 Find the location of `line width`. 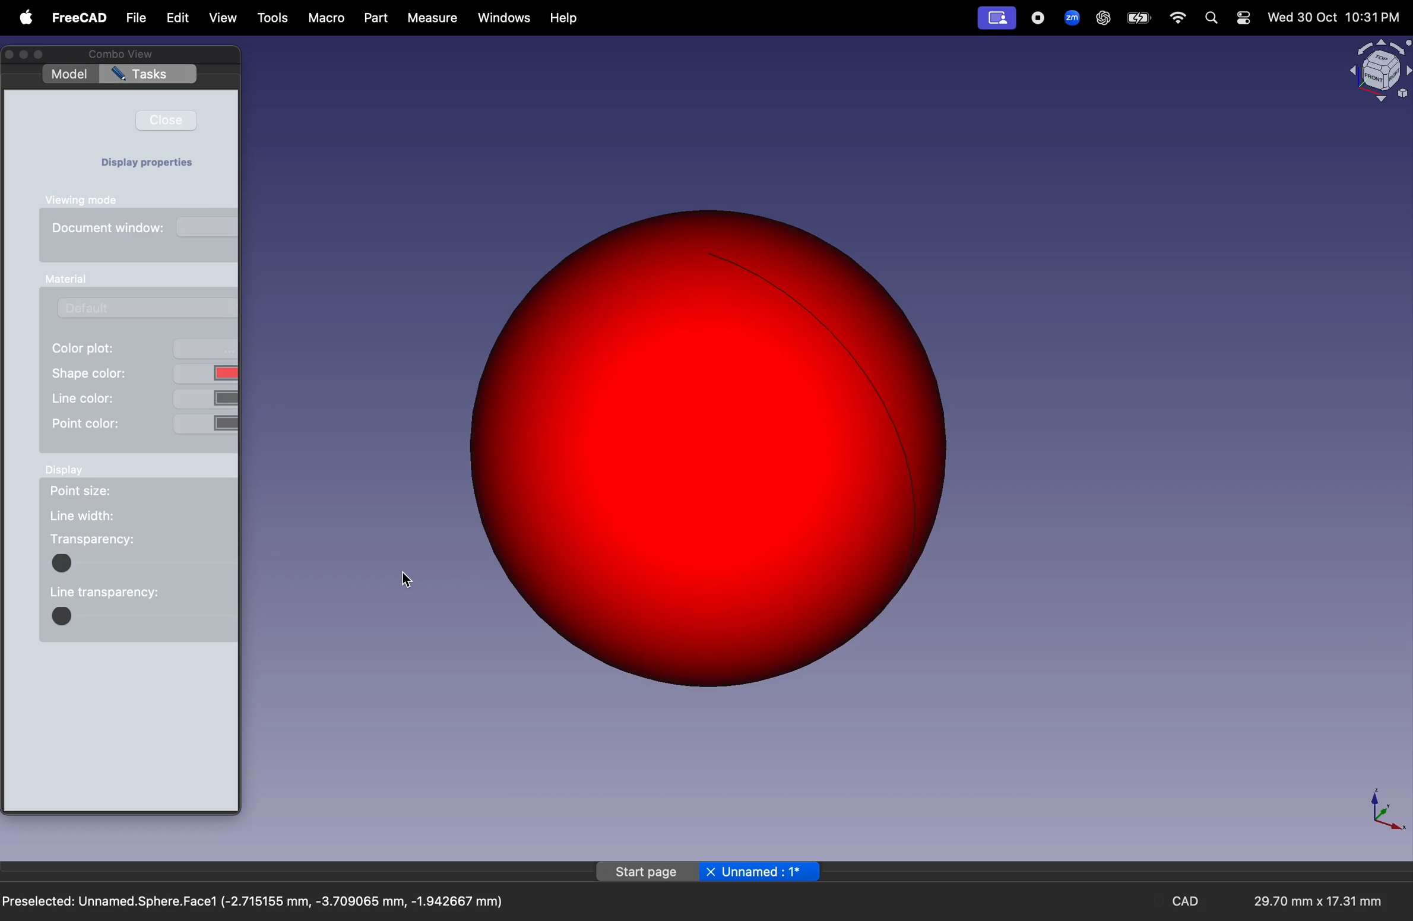

line width is located at coordinates (90, 514).